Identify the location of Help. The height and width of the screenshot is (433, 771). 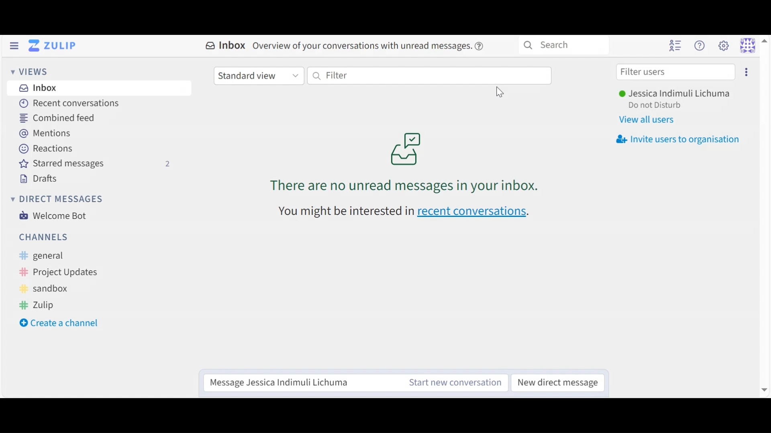
(699, 46).